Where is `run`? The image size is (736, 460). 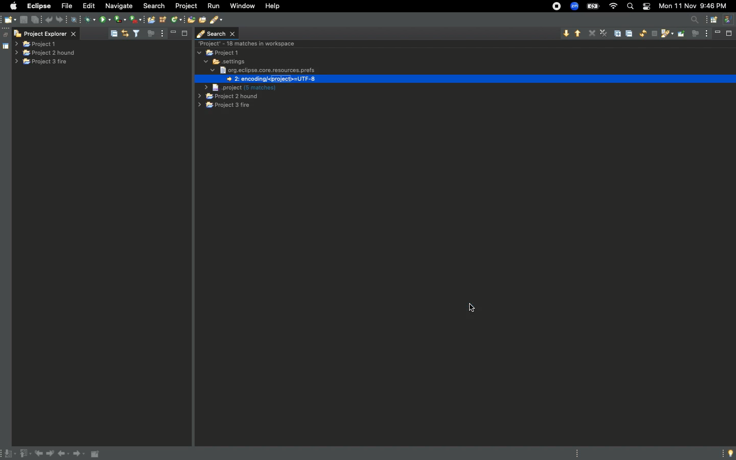
run is located at coordinates (105, 19).